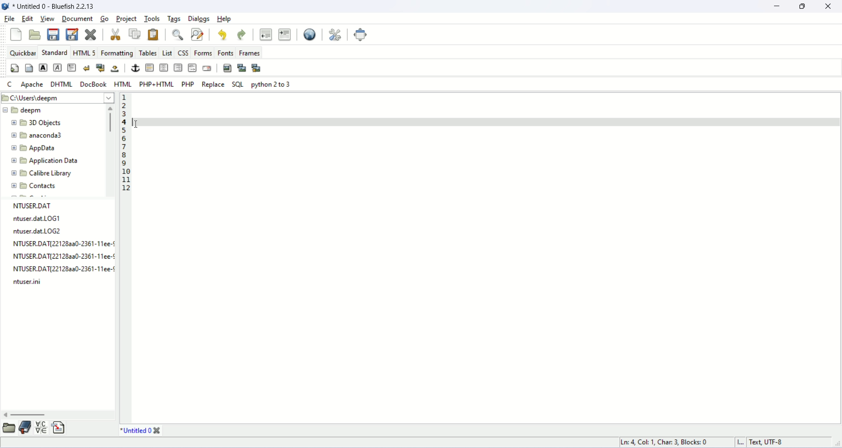  I want to click on open file, so click(34, 34).